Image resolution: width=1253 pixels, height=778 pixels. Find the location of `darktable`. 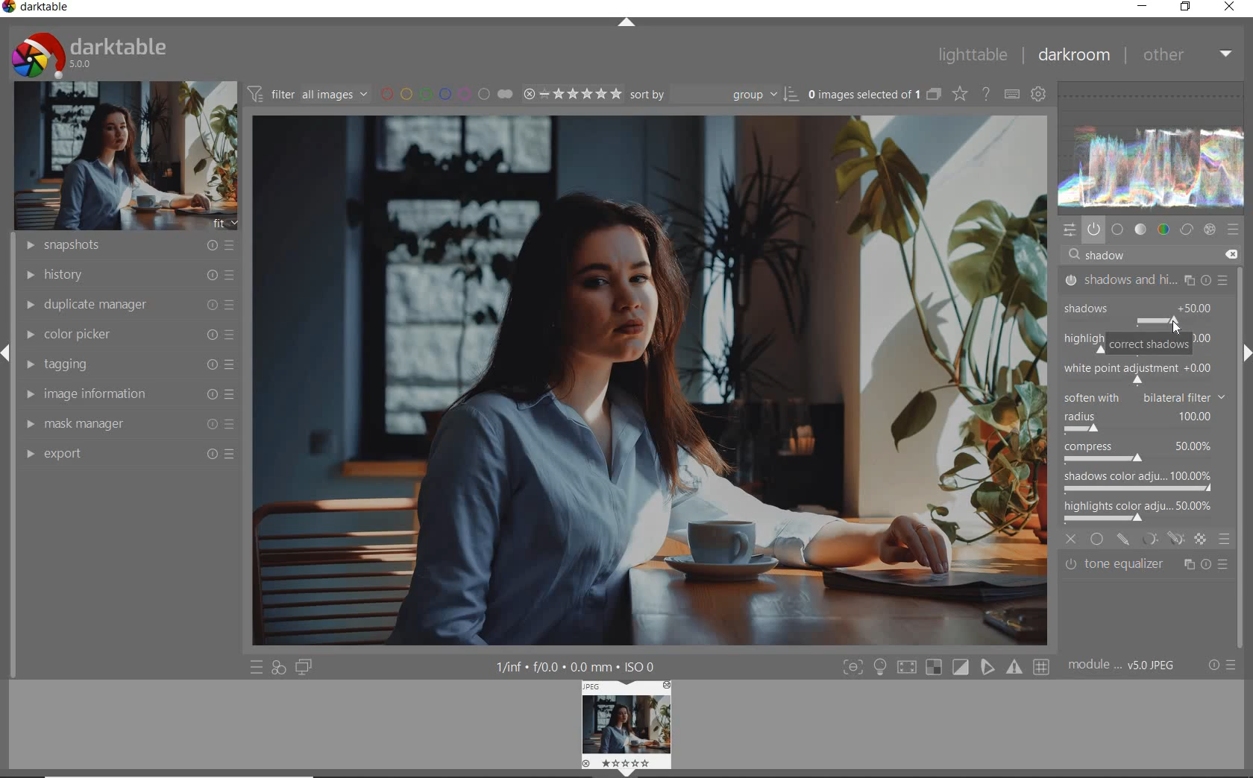

darktable is located at coordinates (116, 54).